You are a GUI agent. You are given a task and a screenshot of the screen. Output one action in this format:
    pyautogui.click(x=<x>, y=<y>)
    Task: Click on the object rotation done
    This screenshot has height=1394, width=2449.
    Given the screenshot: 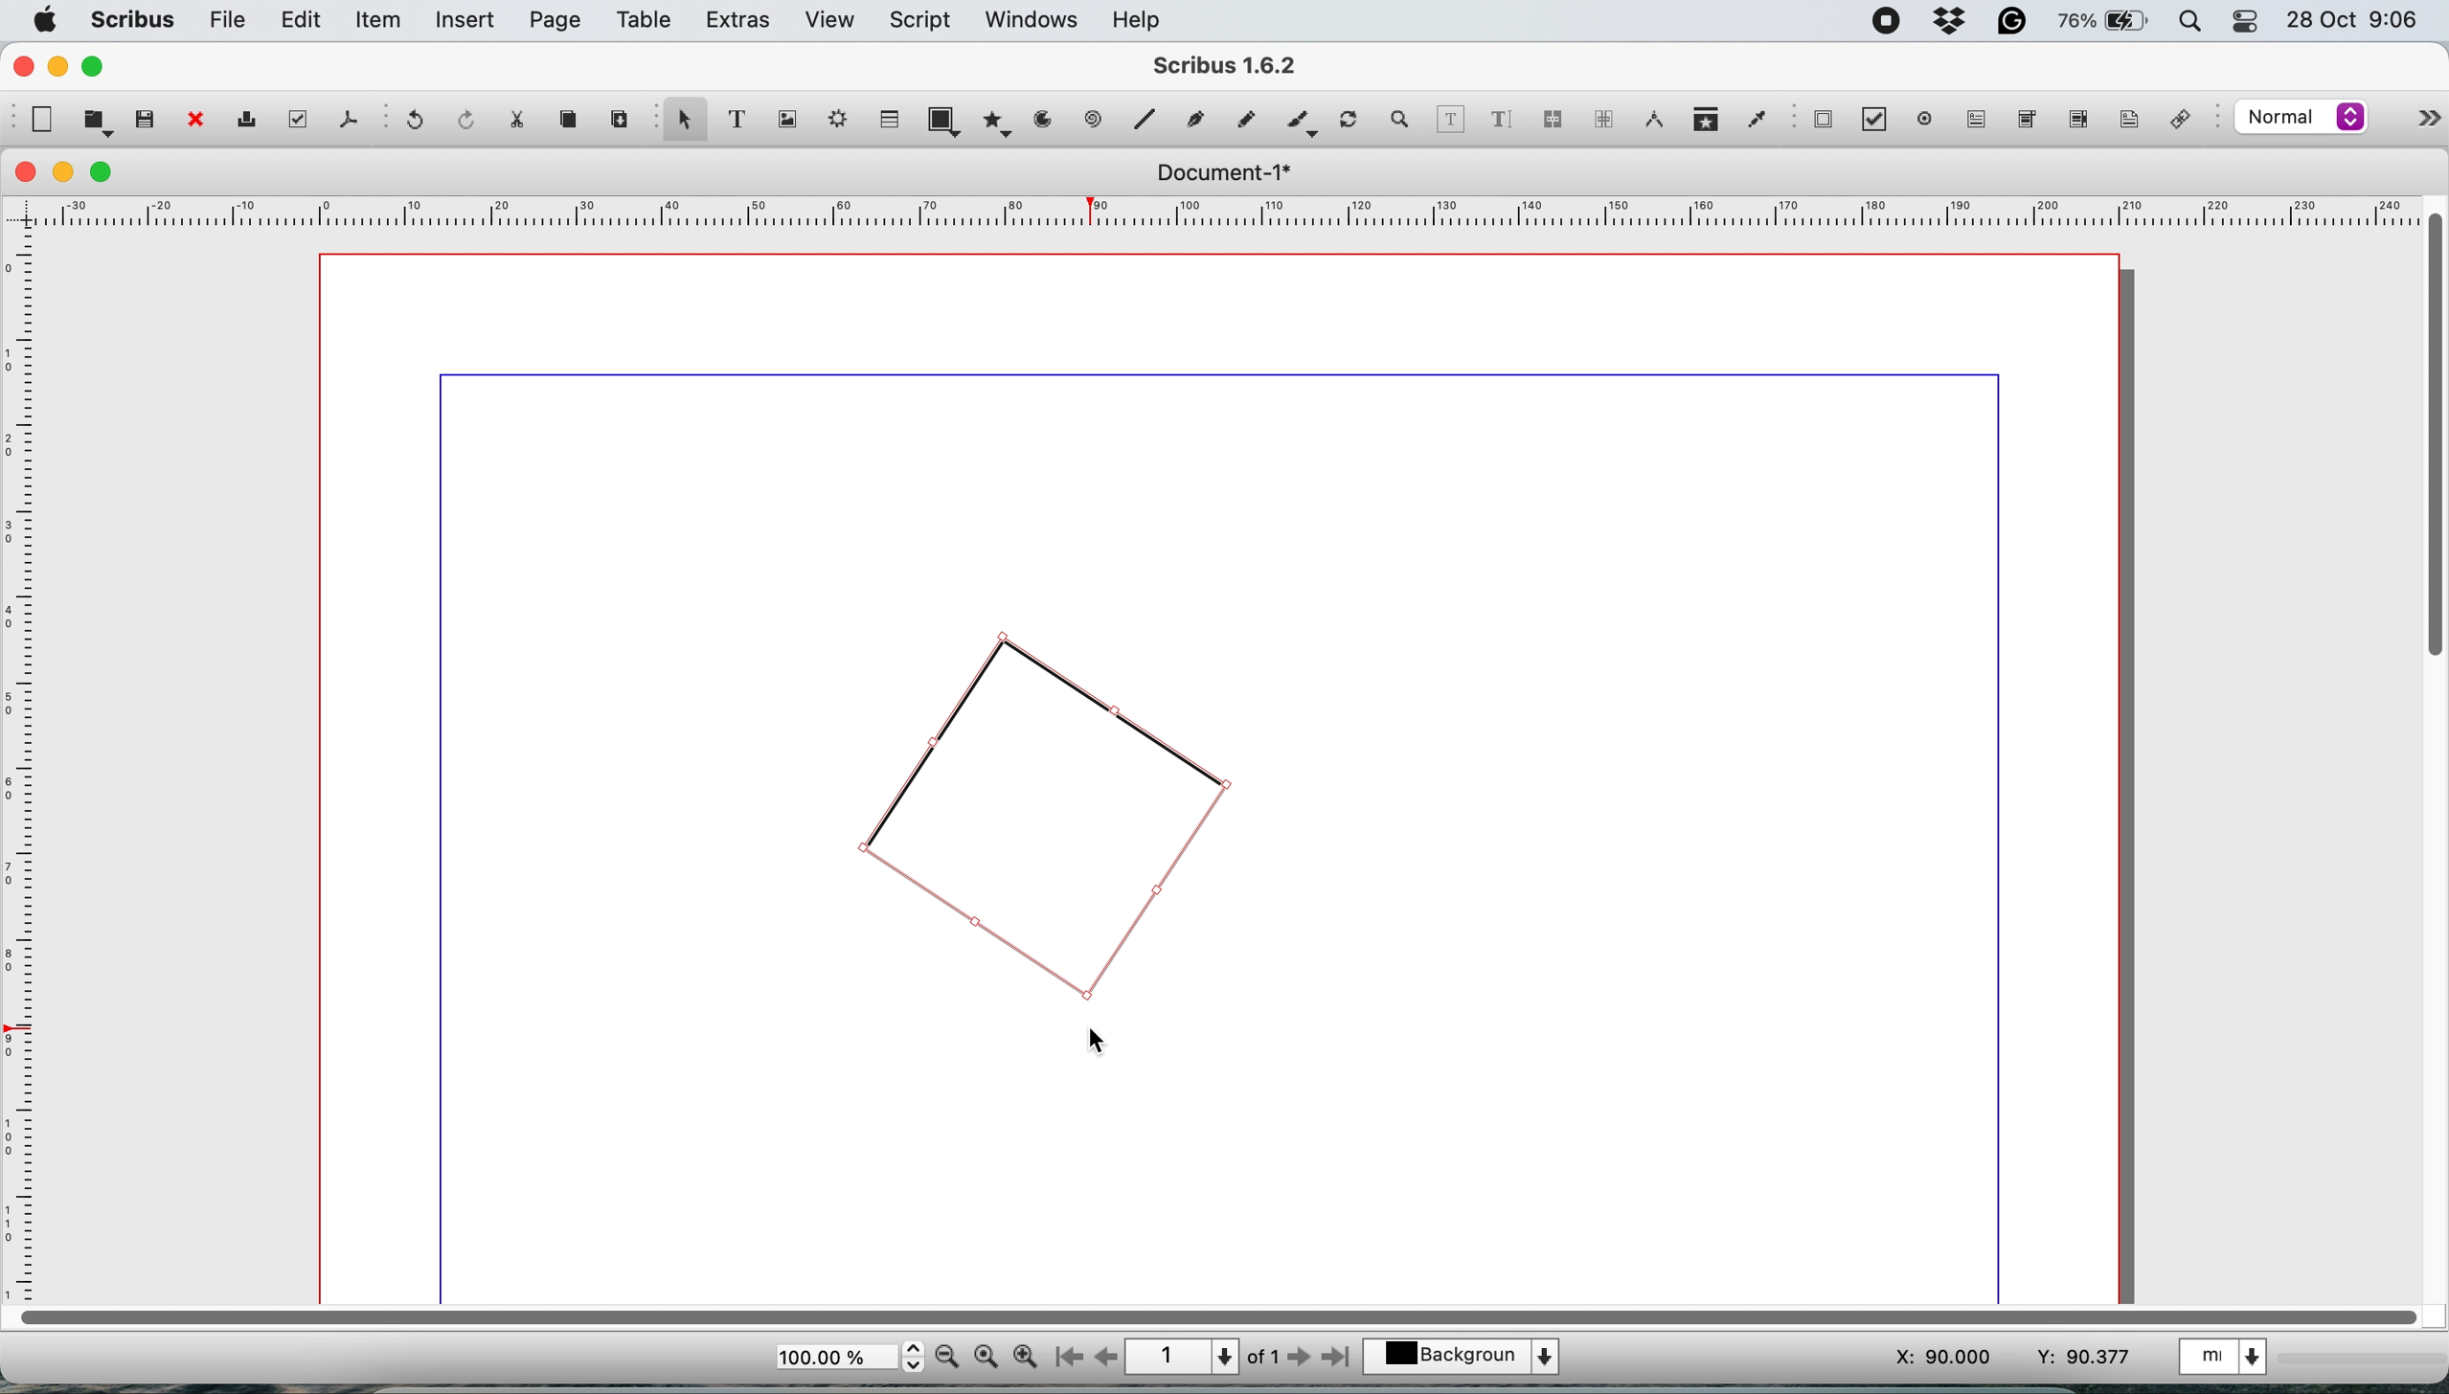 What is the action you would take?
    pyautogui.click(x=1047, y=811)
    